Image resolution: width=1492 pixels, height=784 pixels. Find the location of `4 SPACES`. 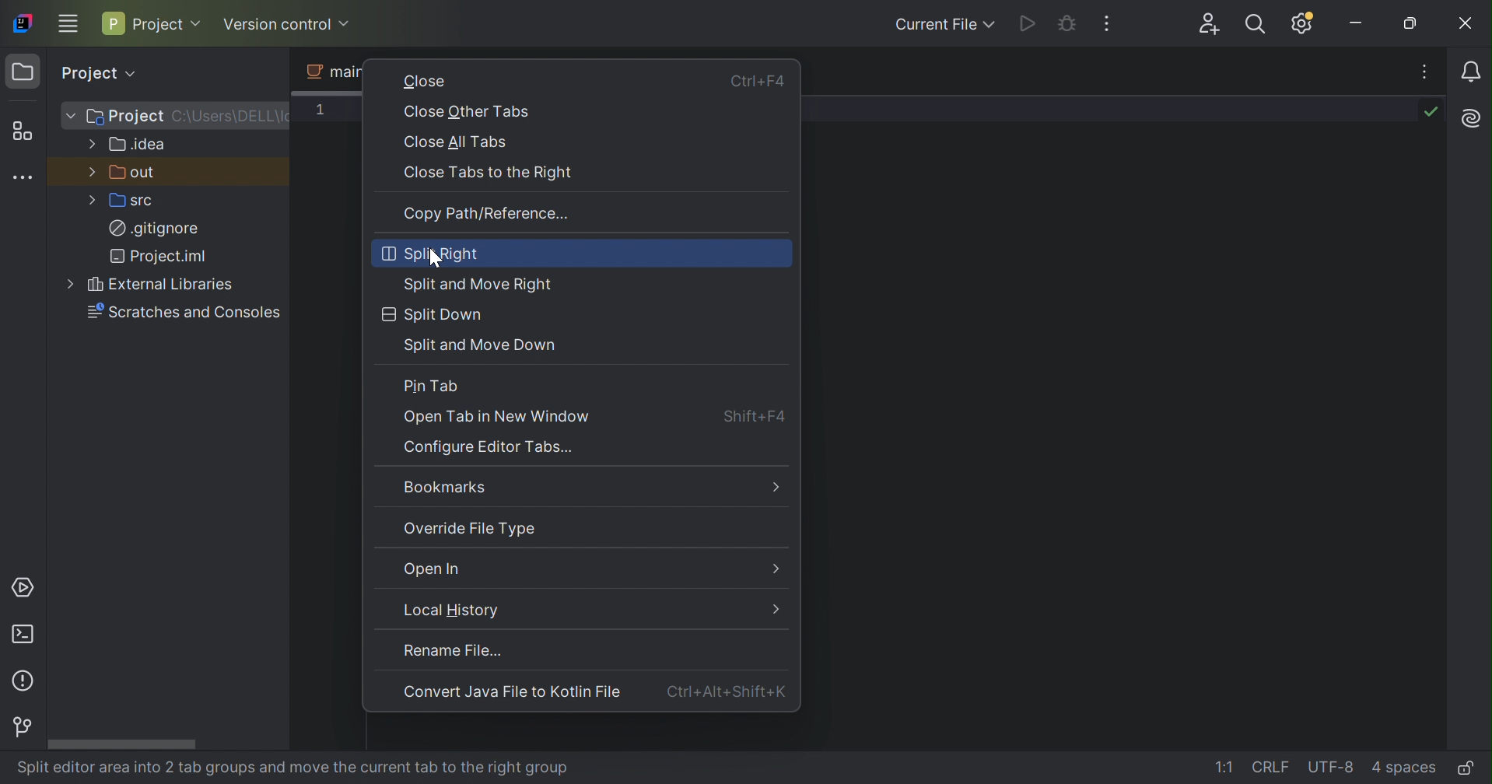

4 SPACES is located at coordinates (1404, 767).